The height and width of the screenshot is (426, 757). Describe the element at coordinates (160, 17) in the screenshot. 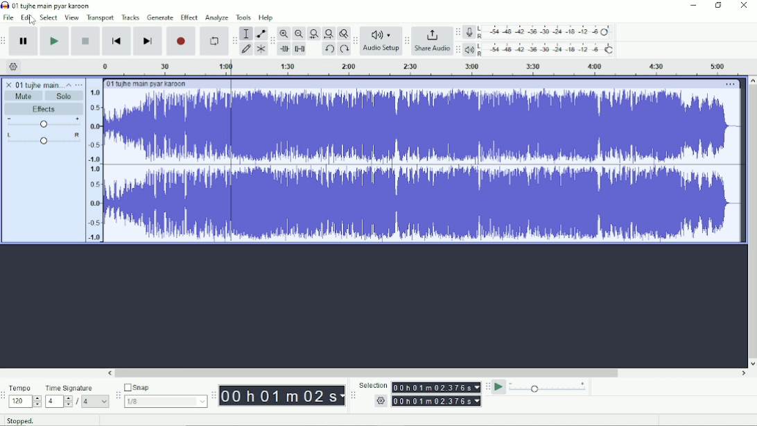

I see `Generate` at that location.